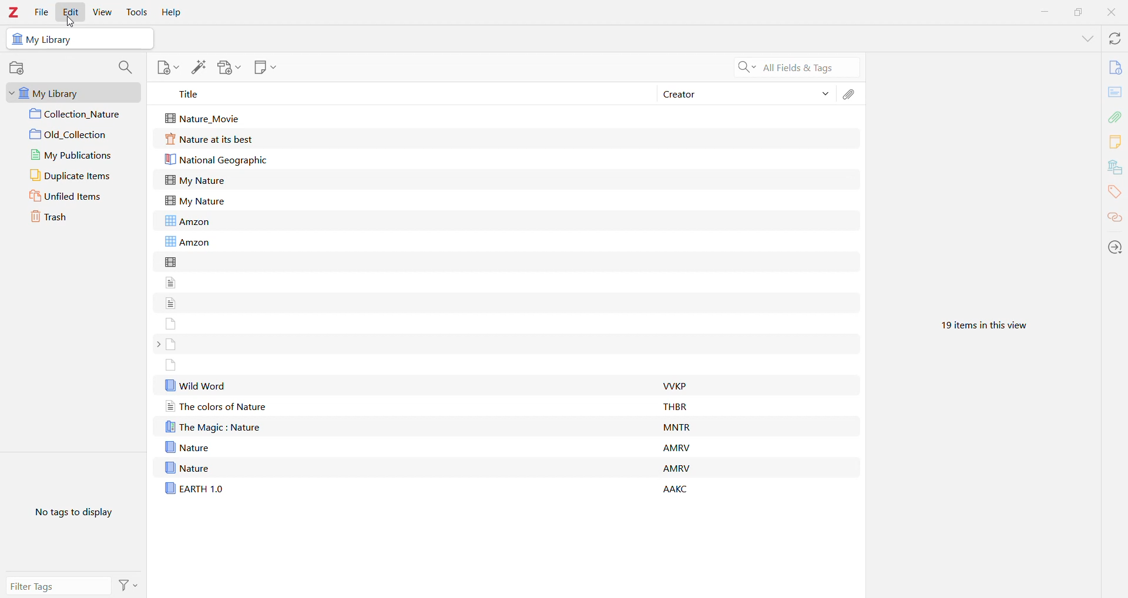 The width and height of the screenshot is (1128, 598). What do you see at coordinates (731, 95) in the screenshot?
I see `Creator` at bounding box center [731, 95].